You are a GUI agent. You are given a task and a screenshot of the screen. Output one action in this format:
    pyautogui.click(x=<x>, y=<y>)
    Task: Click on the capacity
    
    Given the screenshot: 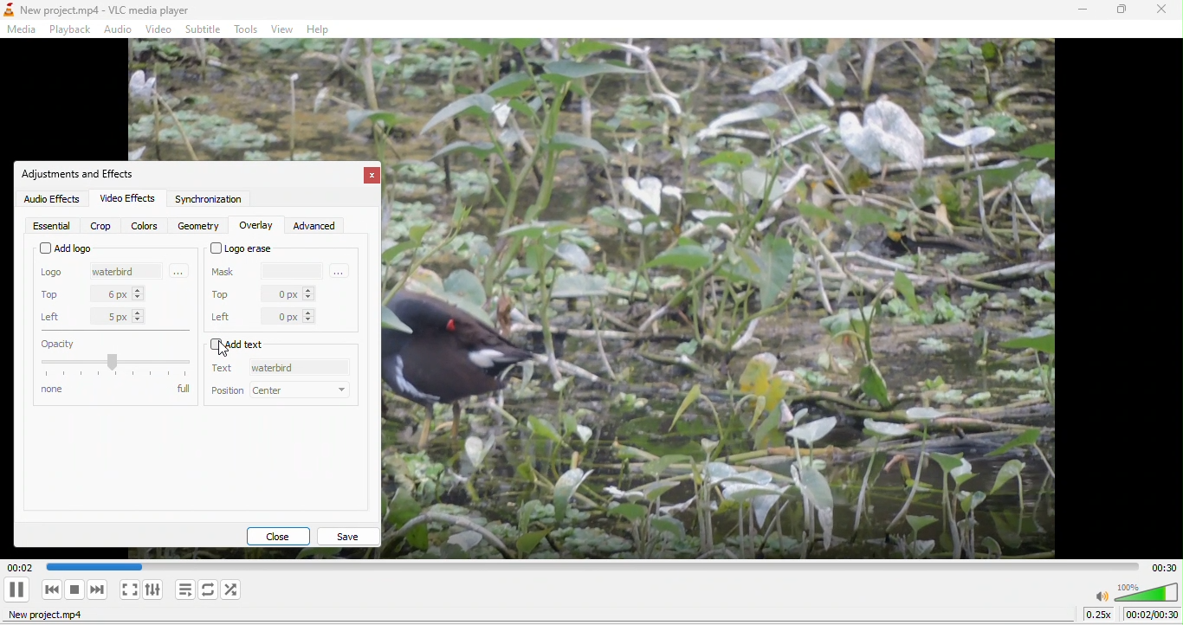 What is the action you would take?
    pyautogui.click(x=116, y=359)
    